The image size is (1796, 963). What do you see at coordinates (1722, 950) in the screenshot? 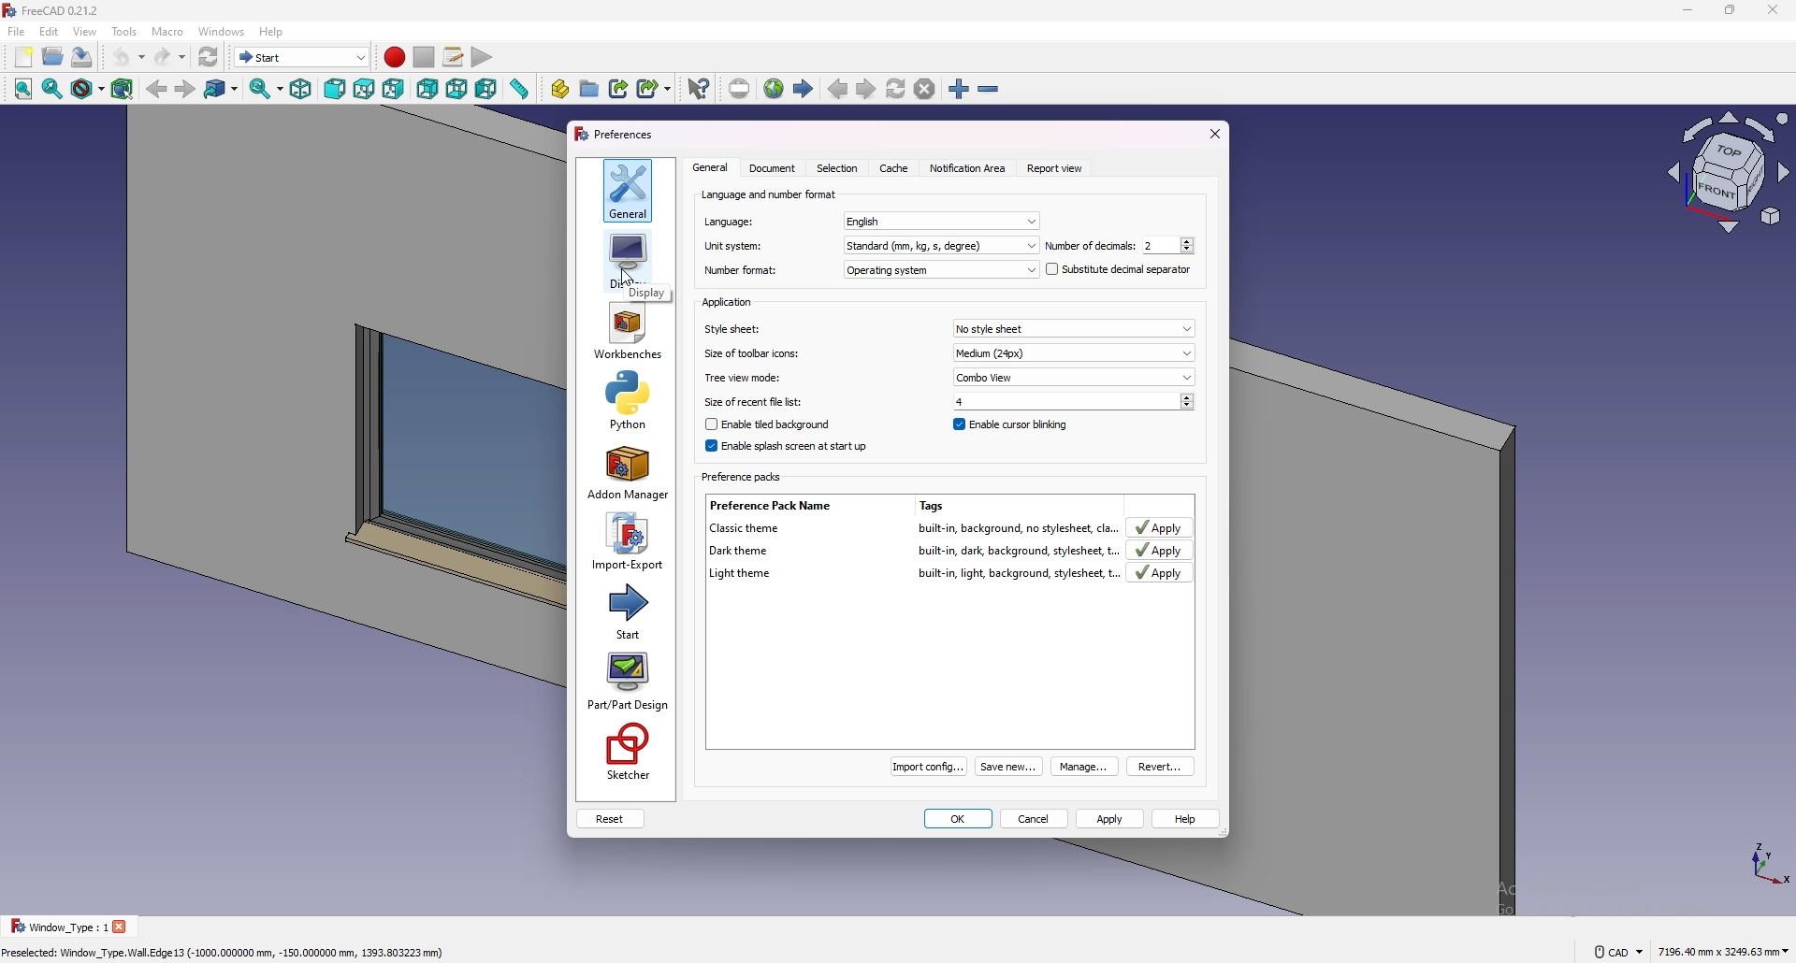
I see `7196.40 mm x 3249.63 mm ¥` at bounding box center [1722, 950].